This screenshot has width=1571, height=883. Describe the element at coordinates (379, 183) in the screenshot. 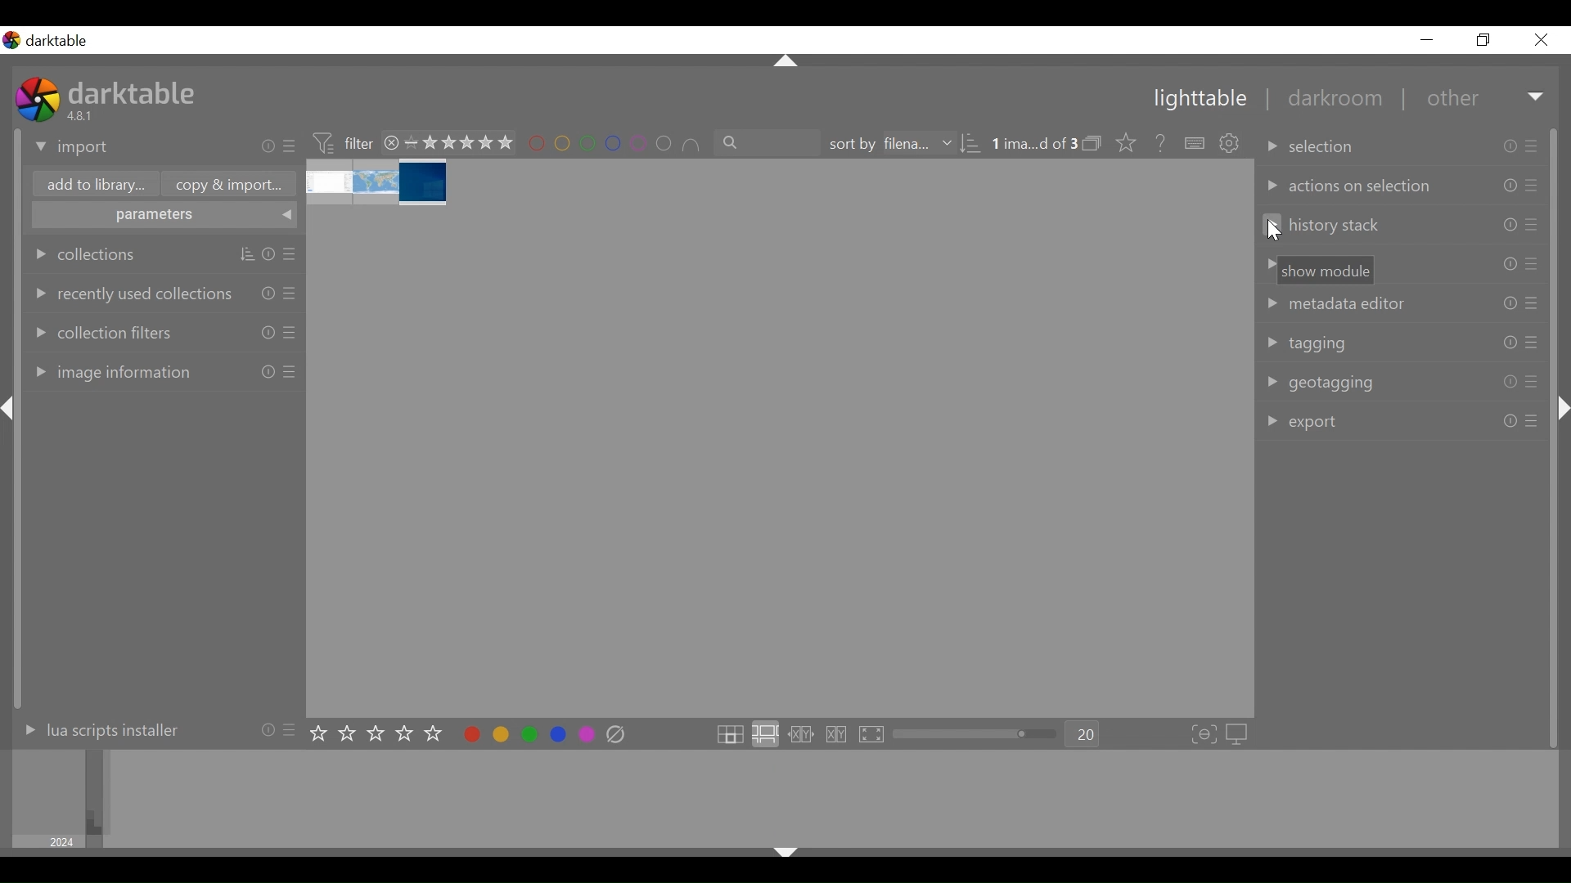

I see `image stack` at that location.